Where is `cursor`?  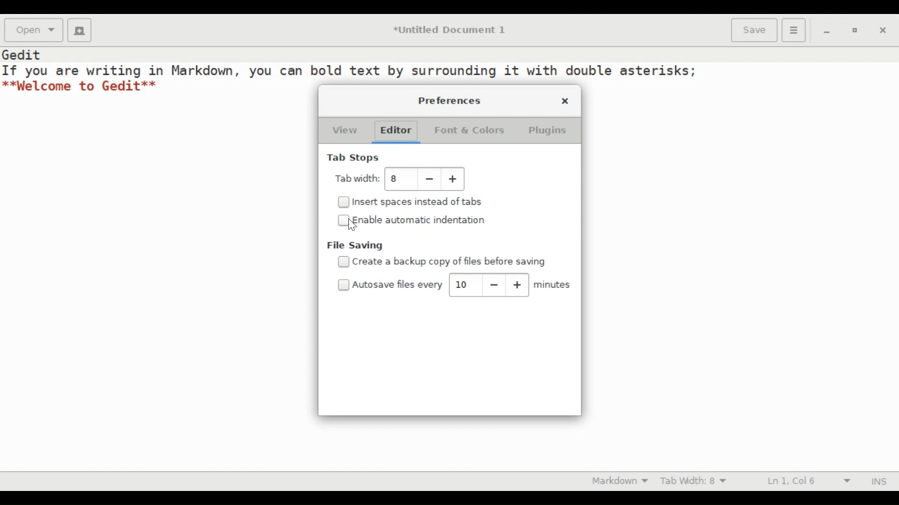 cursor is located at coordinates (354, 227).